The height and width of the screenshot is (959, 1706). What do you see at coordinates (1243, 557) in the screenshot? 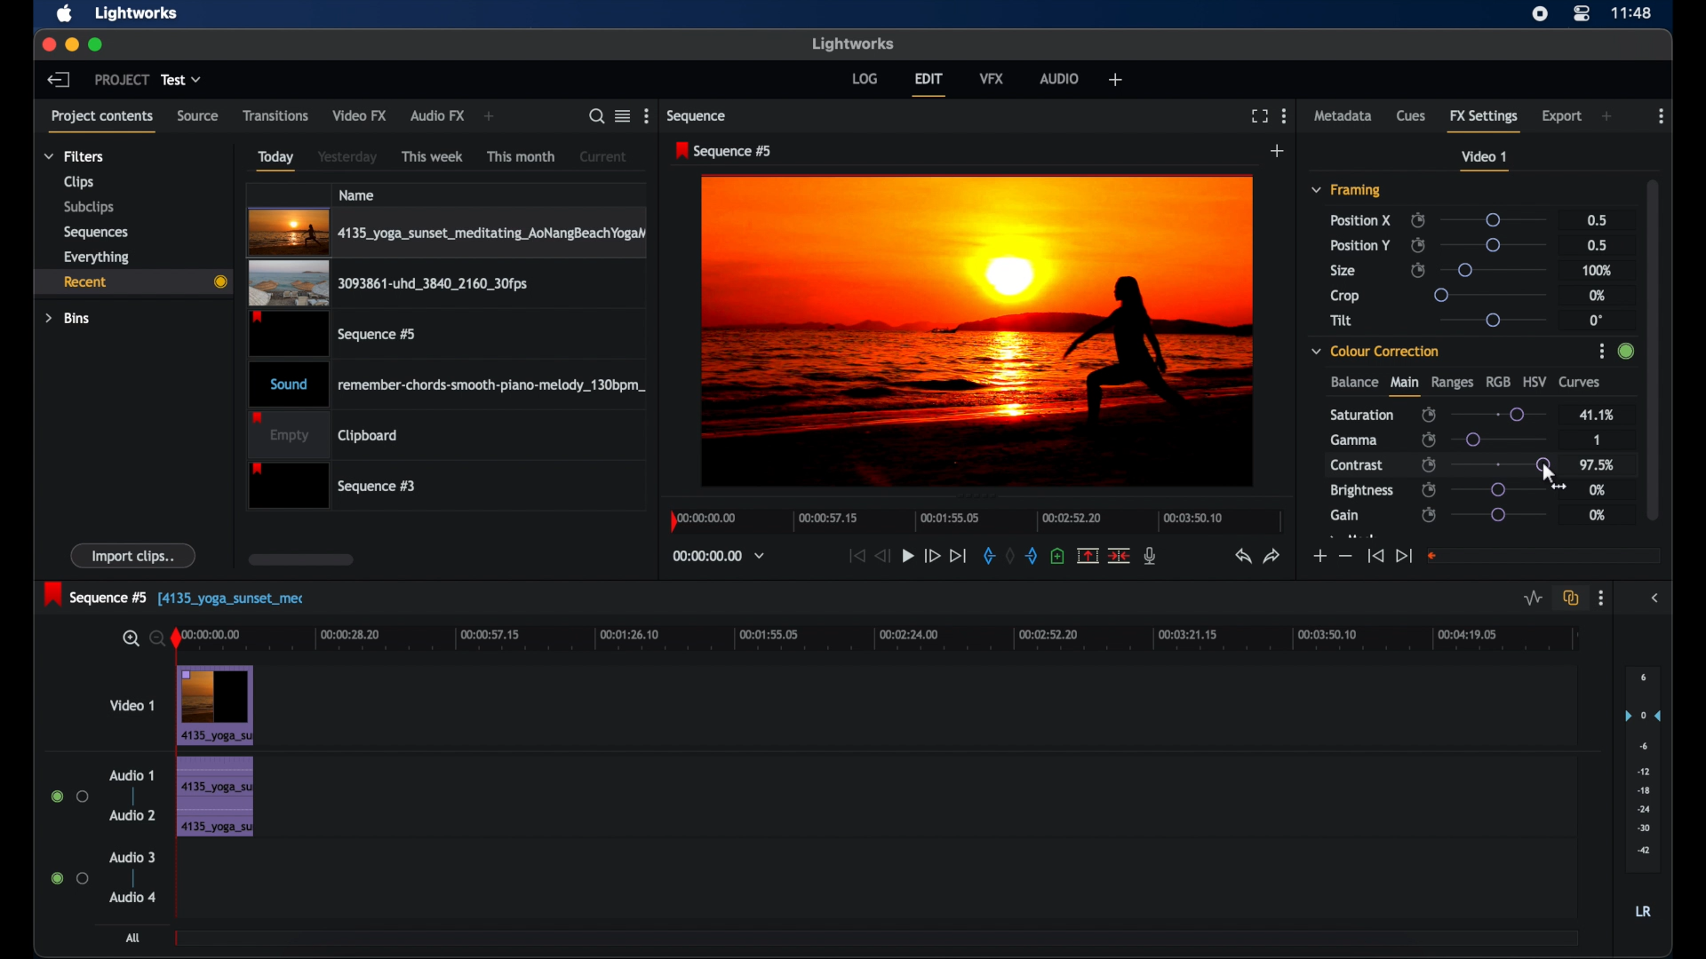
I see `undo` at bounding box center [1243, 557].